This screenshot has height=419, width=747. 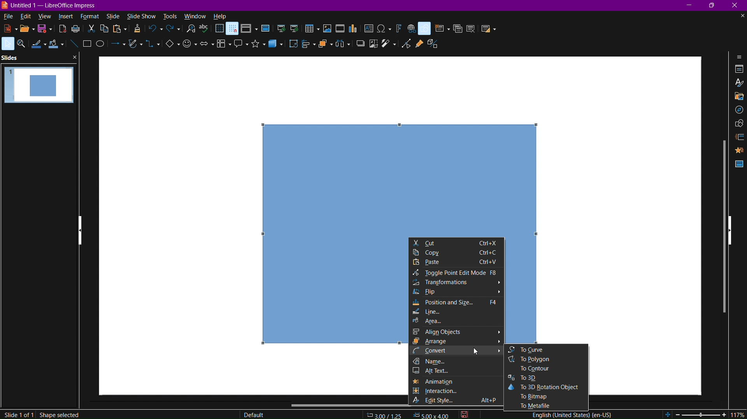 What do you see at coordinates (296, 28) in the screenshot?
I see `Start from Current Slide` at bounding box center [296, 28].